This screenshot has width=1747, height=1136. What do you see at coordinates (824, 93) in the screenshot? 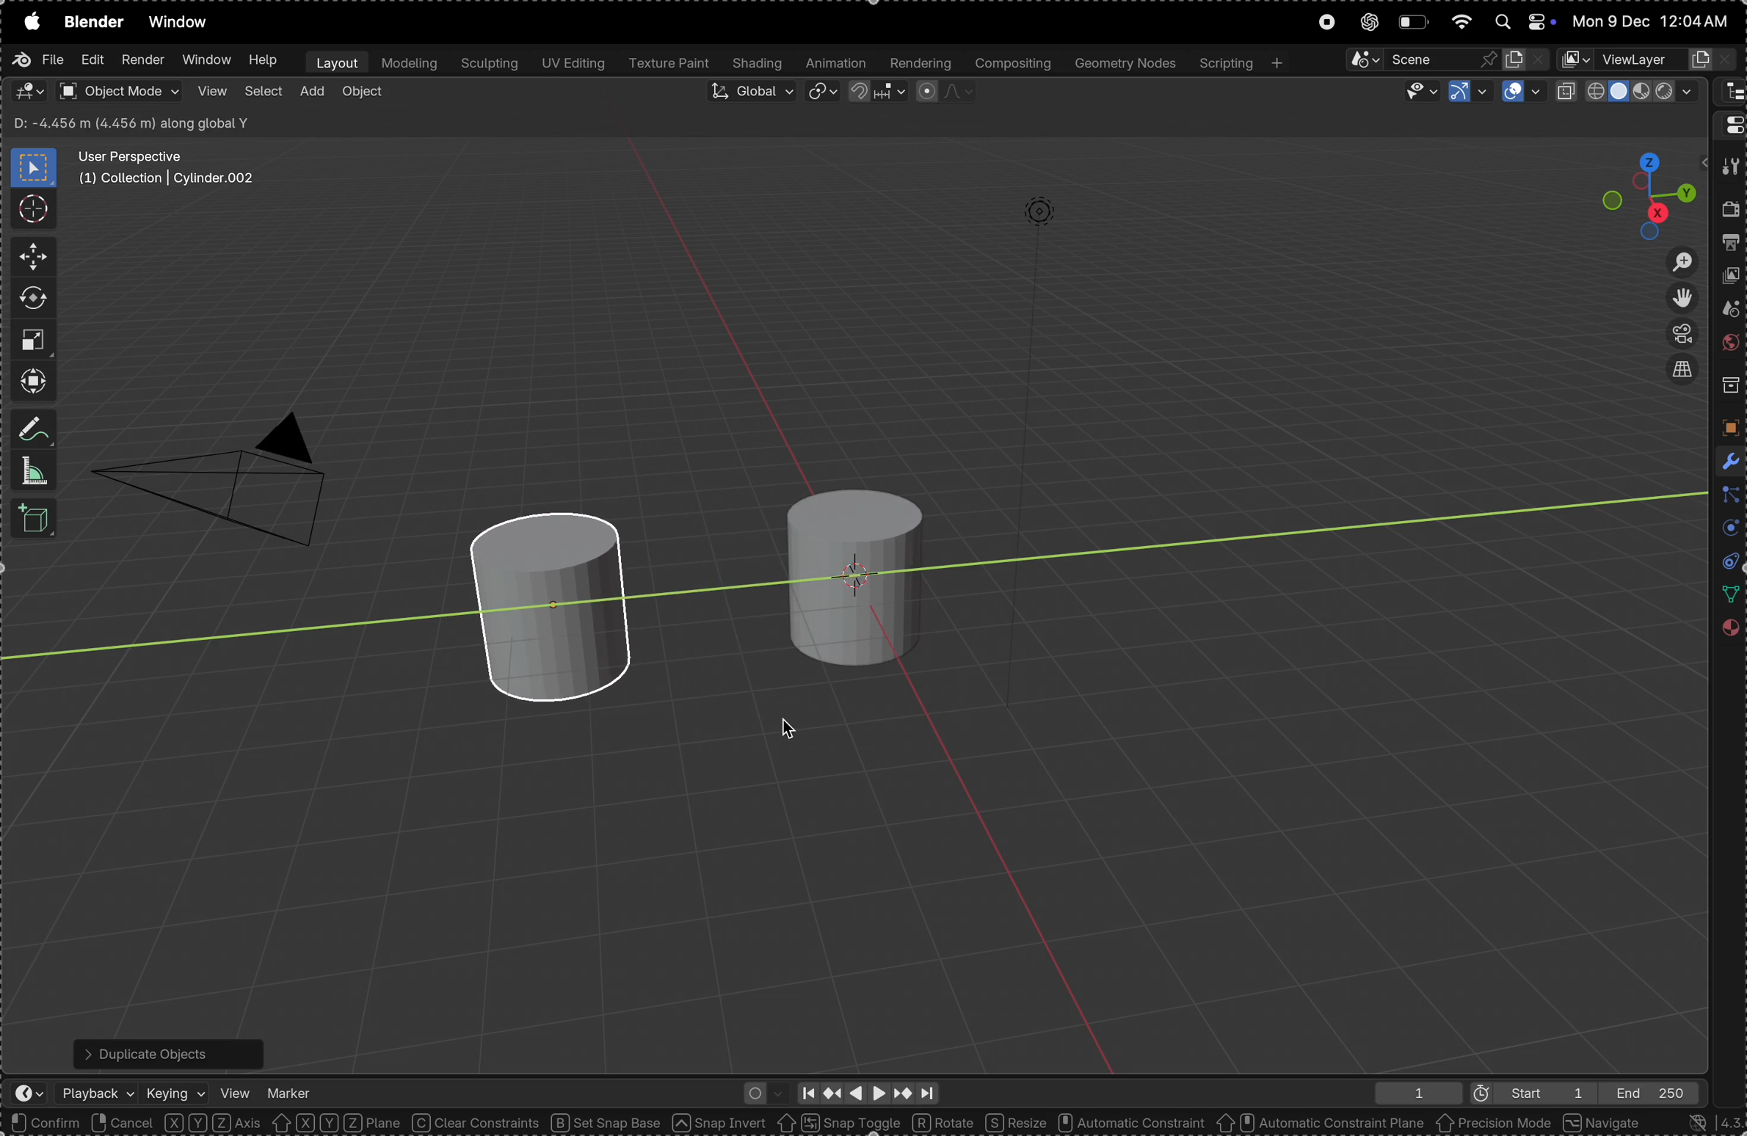
I see `transform pivoit point` at bounding box center [824, 93].